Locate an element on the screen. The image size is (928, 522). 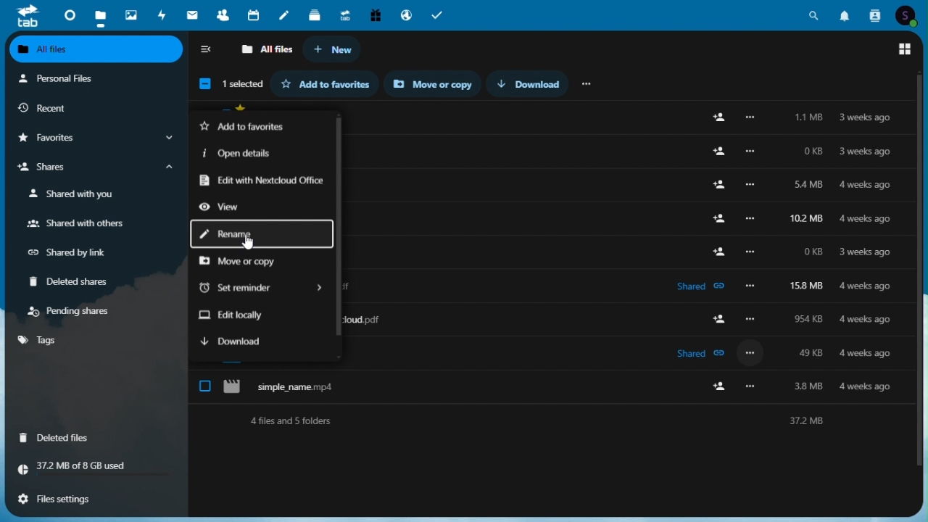
contacts is located at coordinates (223, 14).